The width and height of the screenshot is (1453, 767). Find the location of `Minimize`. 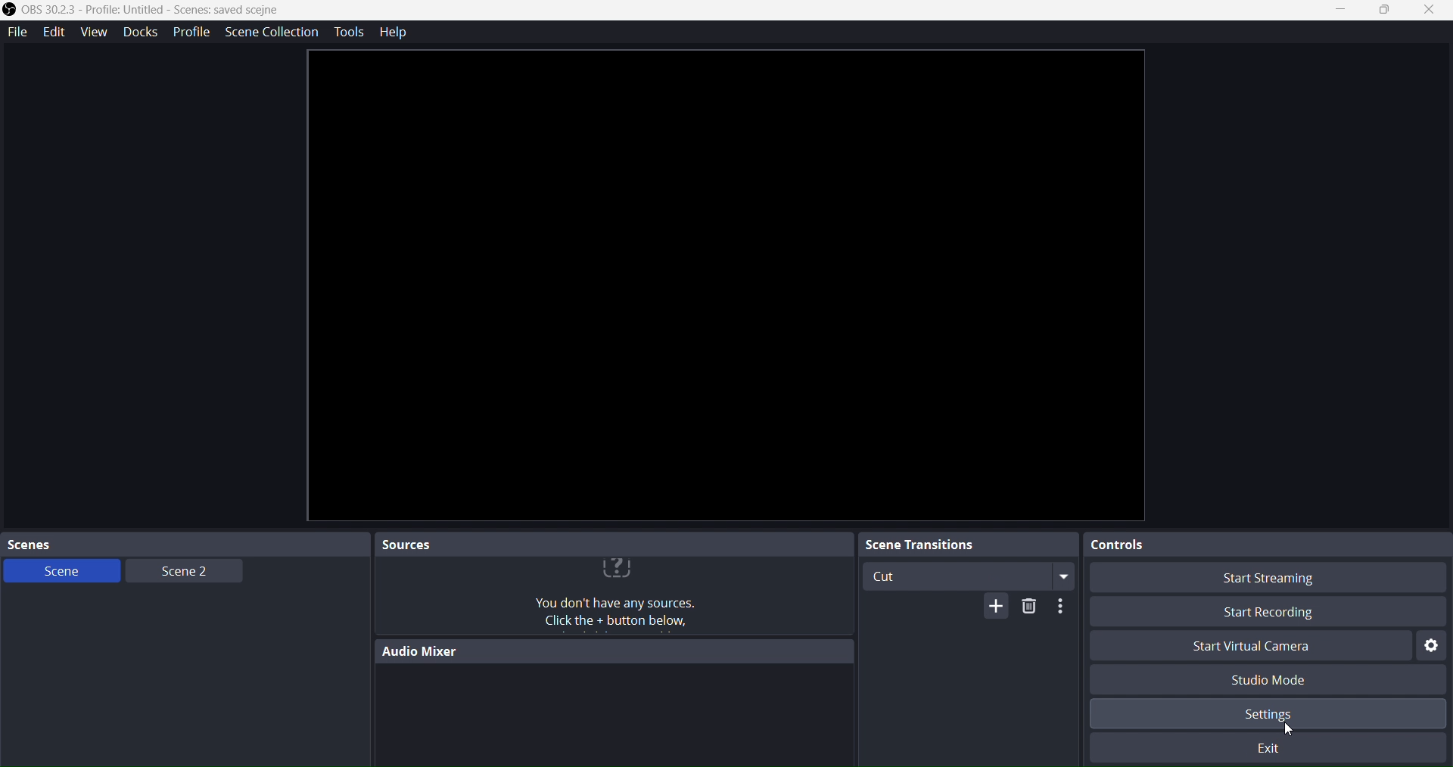

Minimize is located at coordinates (1346, 10).